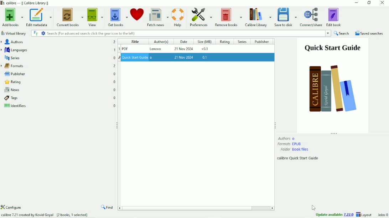  I want to click on Publisher, so click(264, 42).